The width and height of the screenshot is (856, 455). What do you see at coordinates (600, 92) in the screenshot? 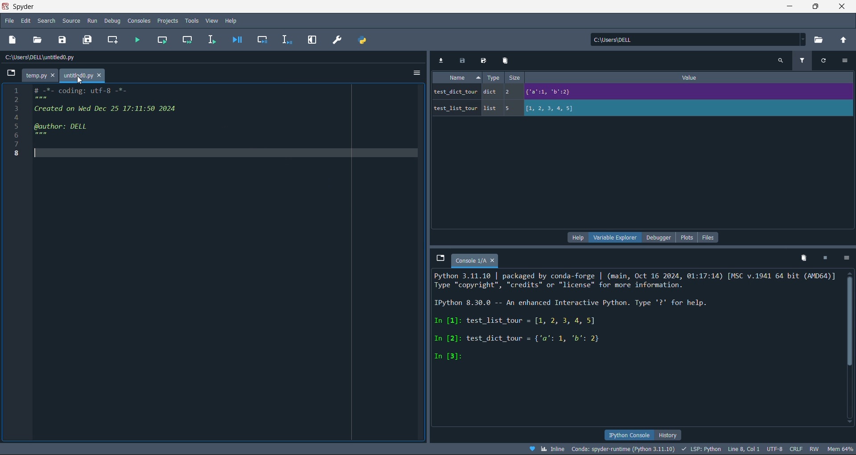
I see `| test_dict tour dict 2 {'a':1, 'b':2}` at bounding box center [600, 92].